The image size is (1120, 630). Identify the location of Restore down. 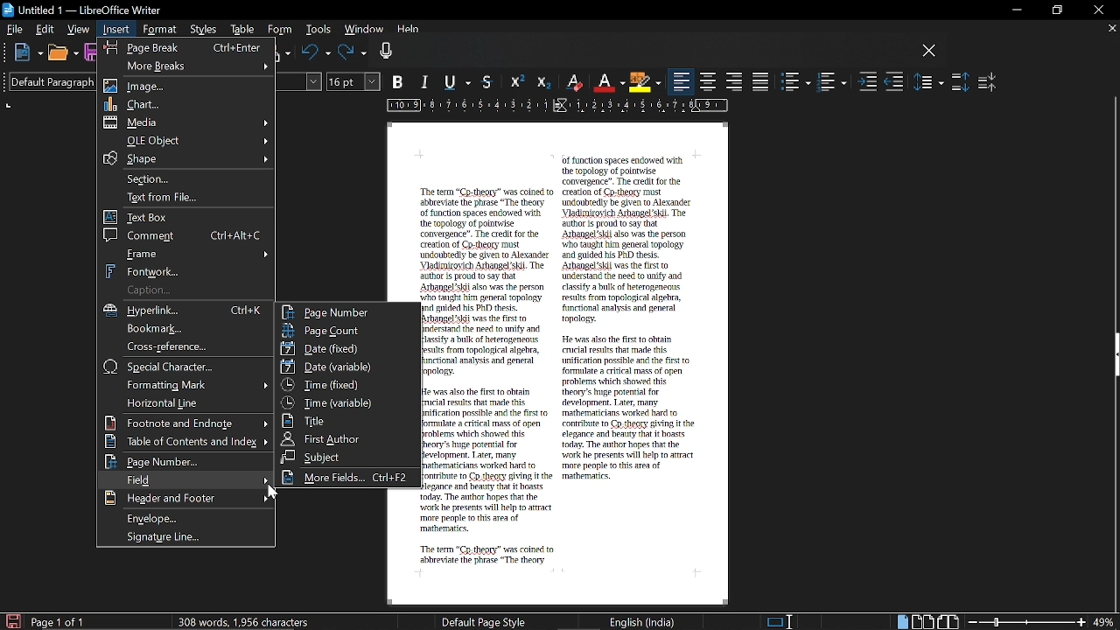
(1055, 10).